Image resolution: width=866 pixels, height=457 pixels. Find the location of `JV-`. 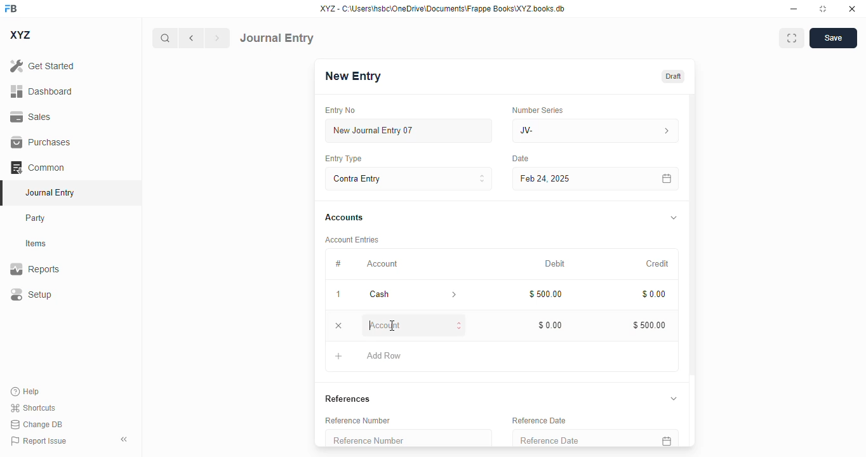

JV- is located at coordinates (596, 131).